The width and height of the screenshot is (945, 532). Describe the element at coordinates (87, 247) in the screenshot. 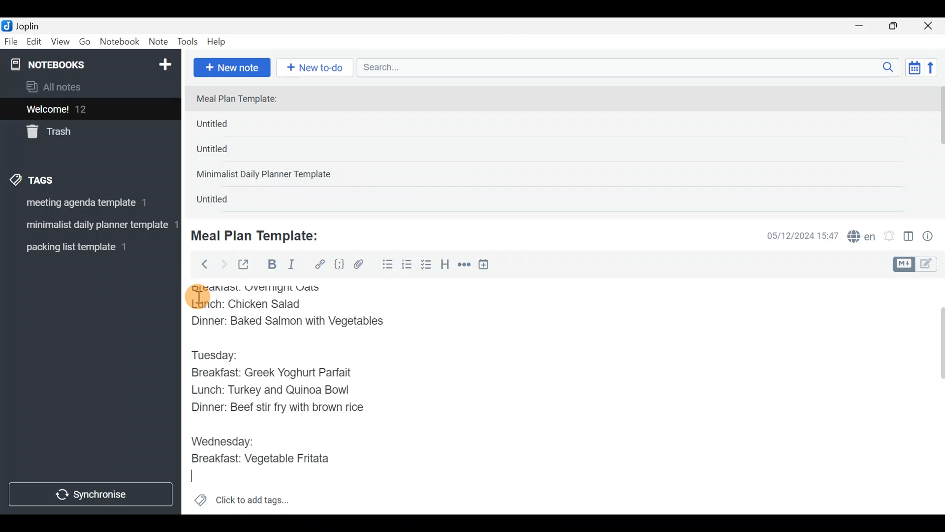

I see `Tag 3` at that location.